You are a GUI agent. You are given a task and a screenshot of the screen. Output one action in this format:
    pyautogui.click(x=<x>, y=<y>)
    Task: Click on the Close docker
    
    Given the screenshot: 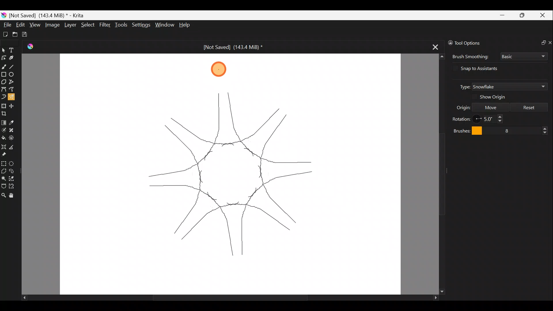 What is the action you would take?
    pyautogui.click(x=550, y=41)
    